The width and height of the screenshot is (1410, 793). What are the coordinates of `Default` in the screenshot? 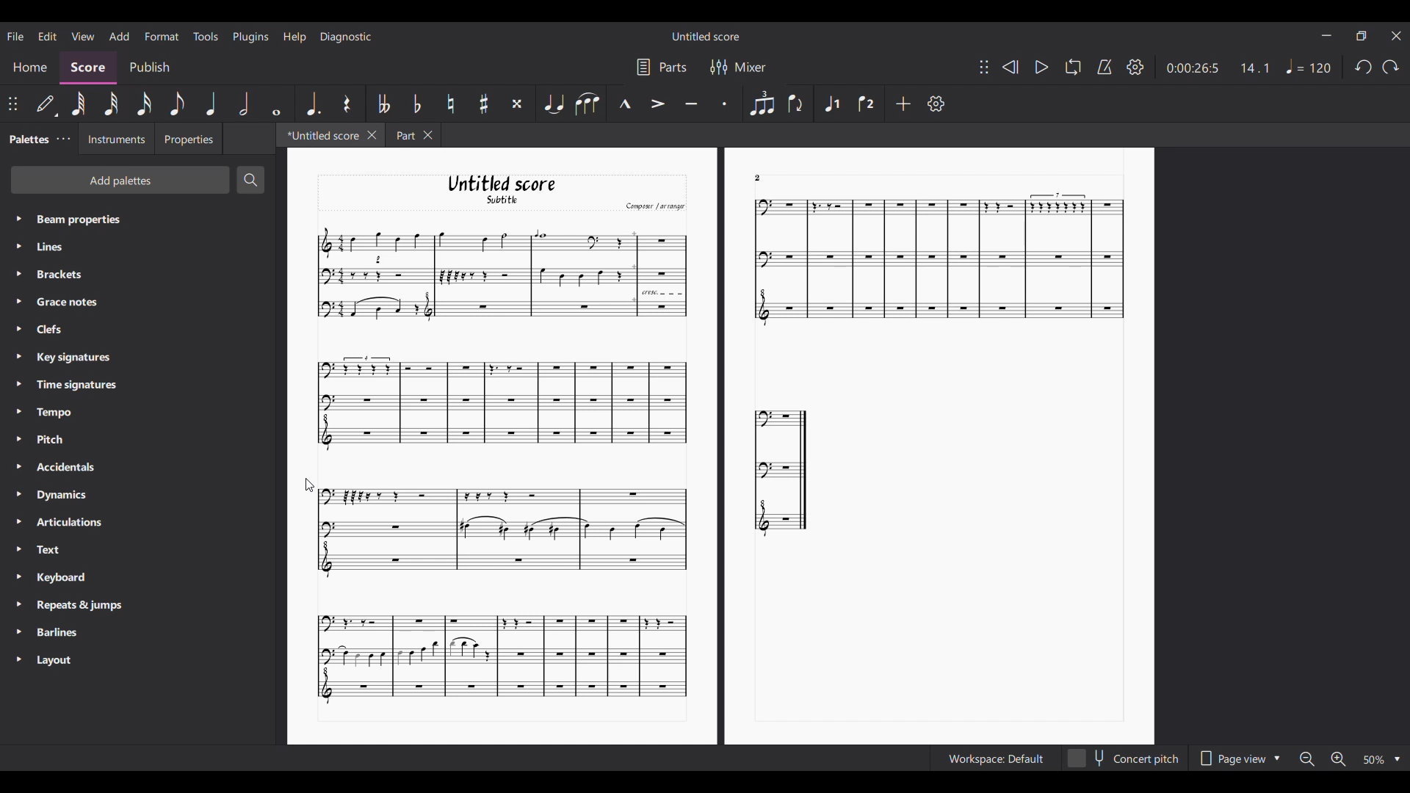 It's located at (46, 106).